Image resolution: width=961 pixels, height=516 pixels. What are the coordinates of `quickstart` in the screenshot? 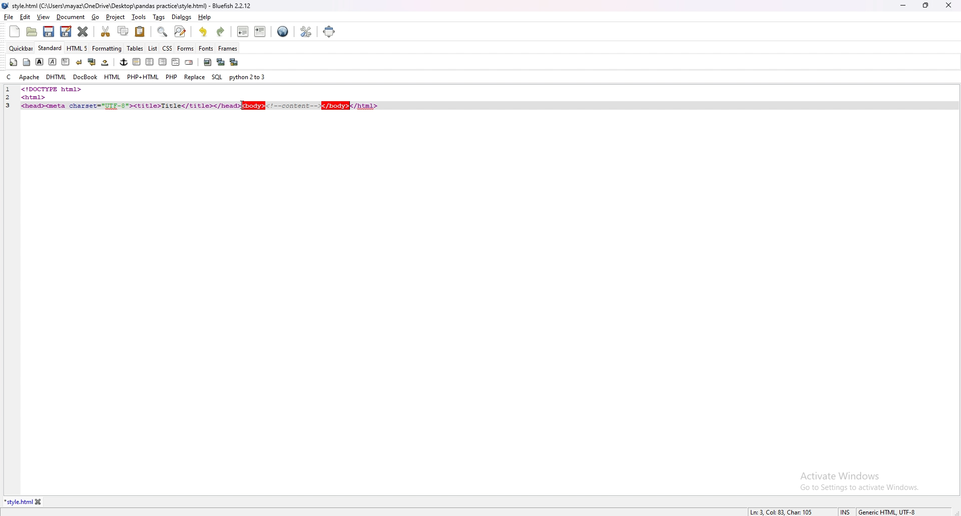 It's located at (13, 62).